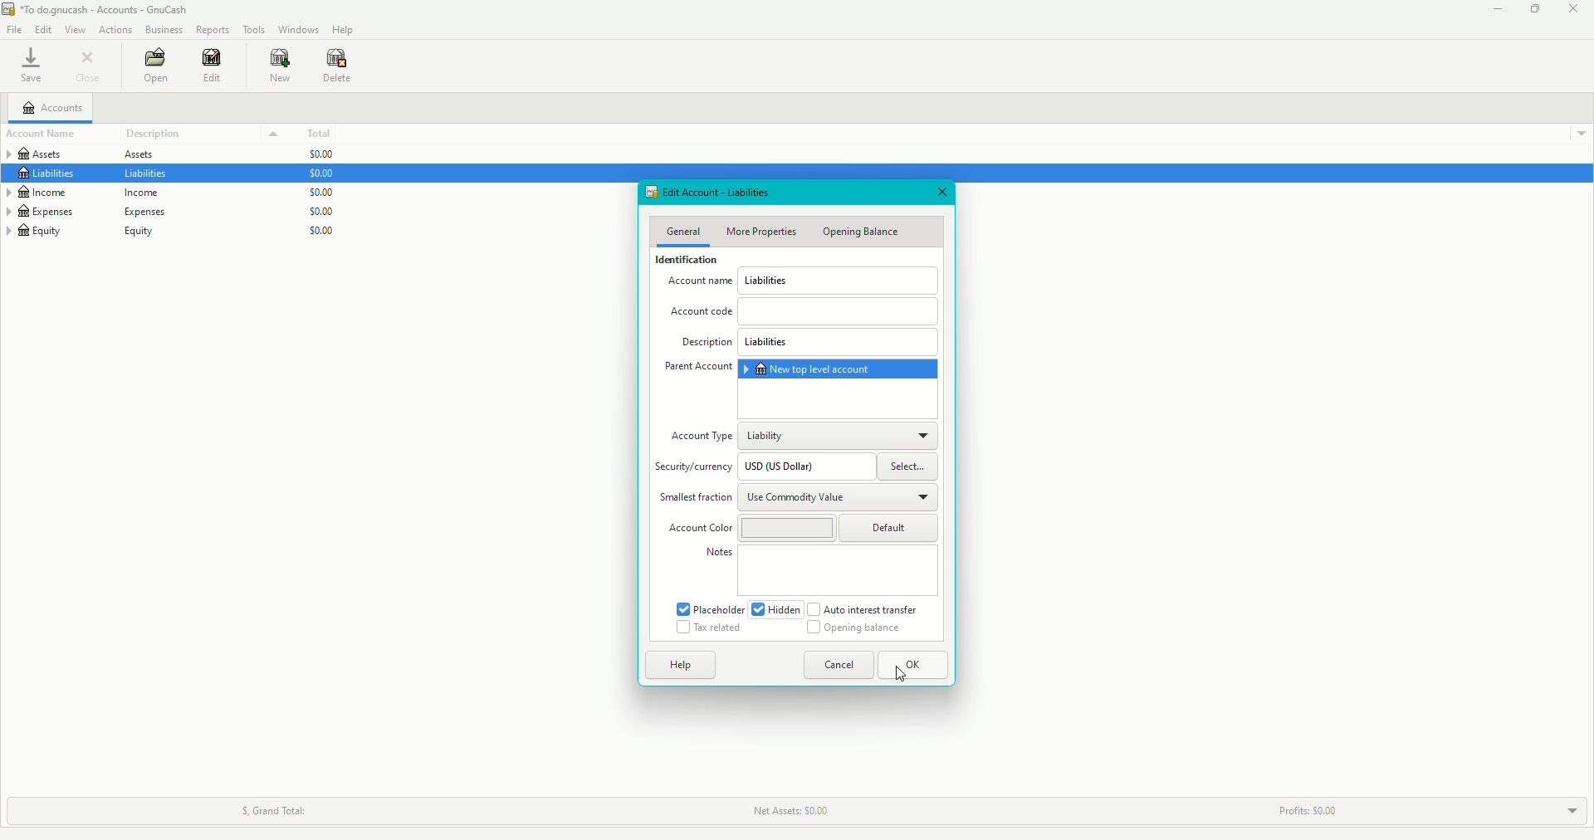 The width and height of the screenshot is (1594, 840). What do you see at coordinates (163, 30) in the screenshot?
I see `Business` at bounding box center [163, 30].